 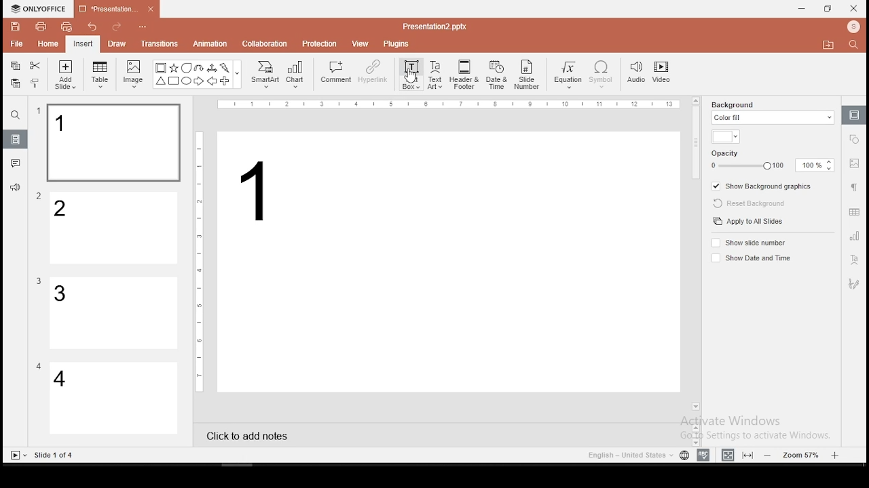 What do you see at coordinates (15, 189) in the screenshot?
I see `support and feedback` at bounding box center [15, 189].